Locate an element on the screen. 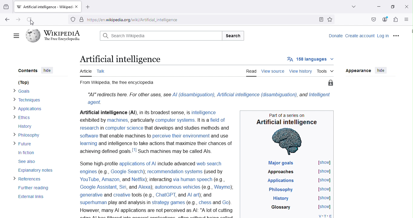 This screenshot has height=218, width=413. It is a is located at coordinates (203, 121).